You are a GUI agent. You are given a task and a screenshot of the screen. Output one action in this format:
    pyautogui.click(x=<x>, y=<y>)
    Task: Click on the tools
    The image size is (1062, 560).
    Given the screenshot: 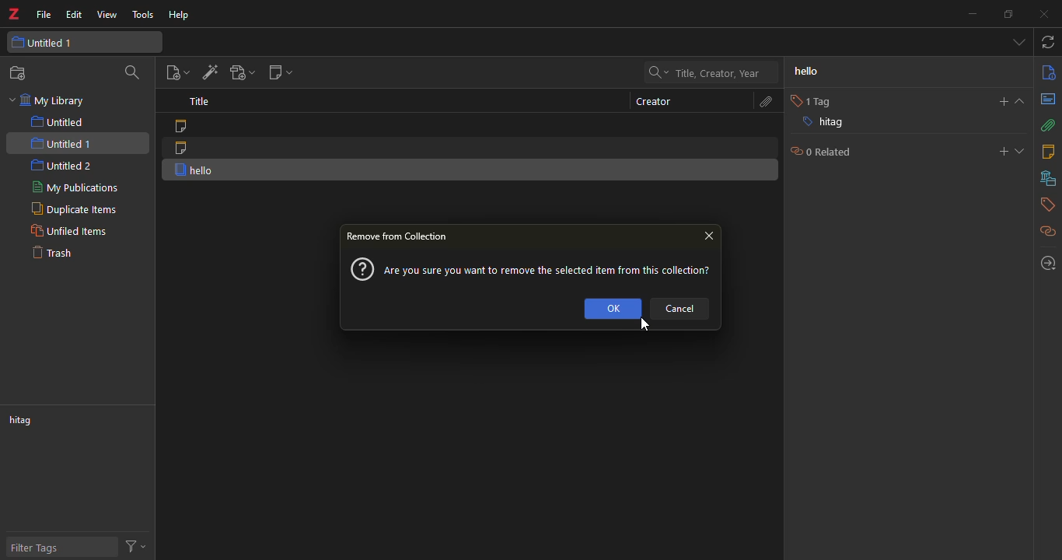 What is the action you would take?
    pyautogui.click(x=139, y=14)
    